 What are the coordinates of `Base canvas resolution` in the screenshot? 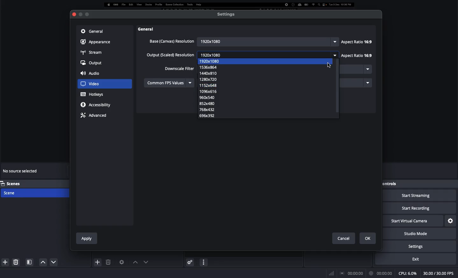 It's located at (171, 41).